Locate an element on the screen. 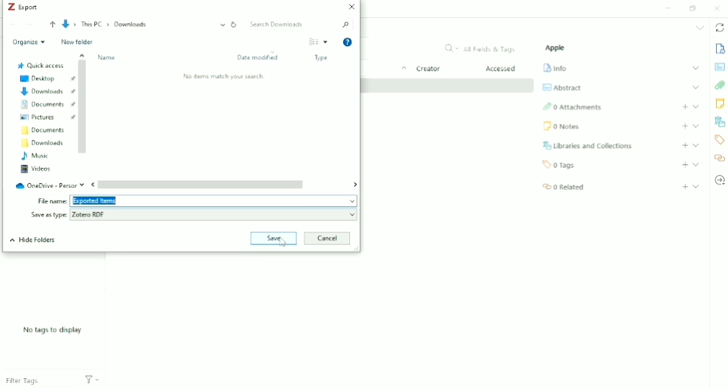 This screenshot has width=728, height=389. New folder is located at coordinates (77, 43).